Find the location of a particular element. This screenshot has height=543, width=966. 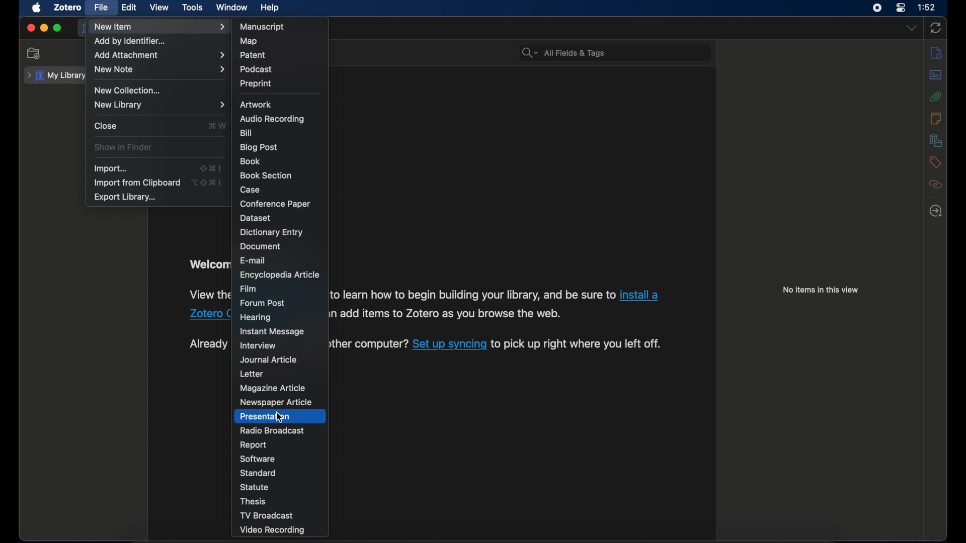

patent is located at coordinates (253, 54).